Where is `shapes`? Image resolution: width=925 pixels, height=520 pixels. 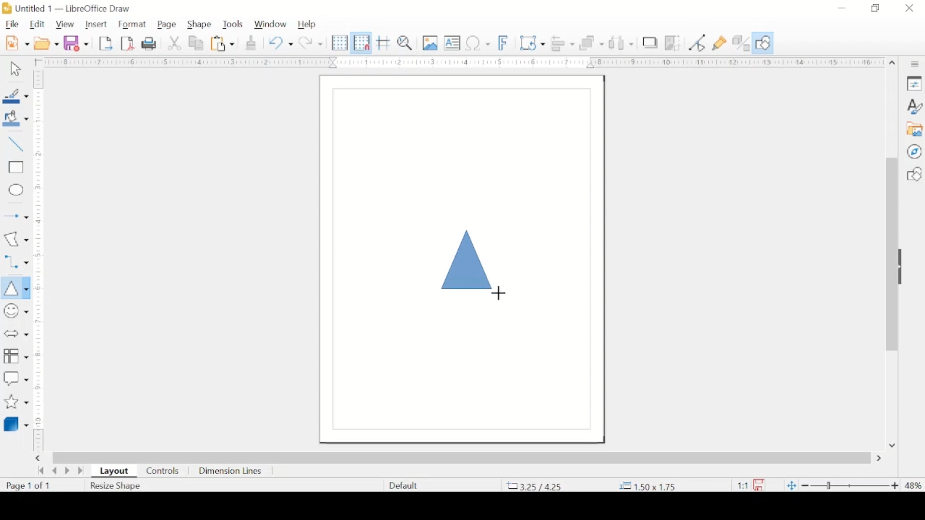 shapes is located at coordinates (914, 174).